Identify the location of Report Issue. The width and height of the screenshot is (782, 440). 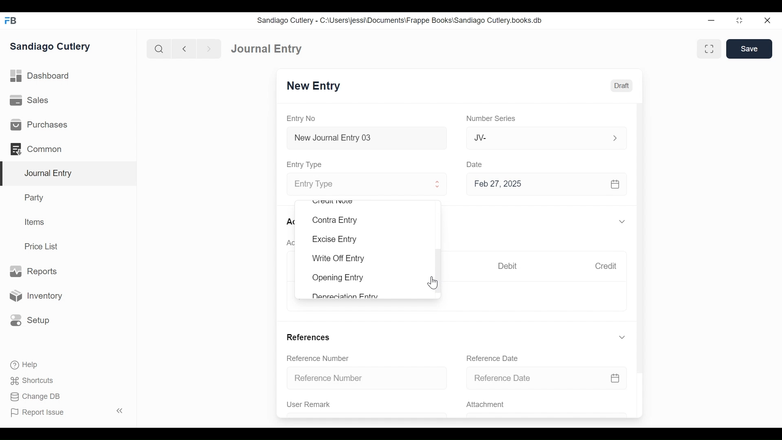
(38, 413).